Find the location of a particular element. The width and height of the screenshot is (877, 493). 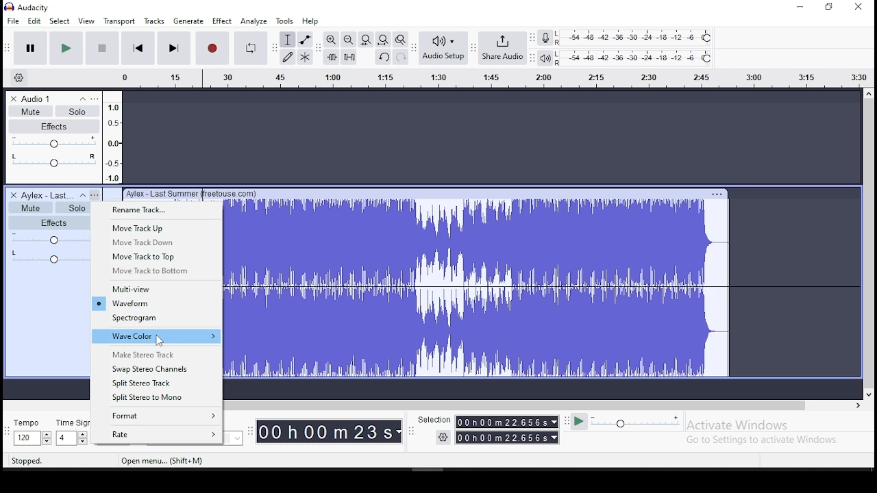

close window is located at coordinates (861, 6).